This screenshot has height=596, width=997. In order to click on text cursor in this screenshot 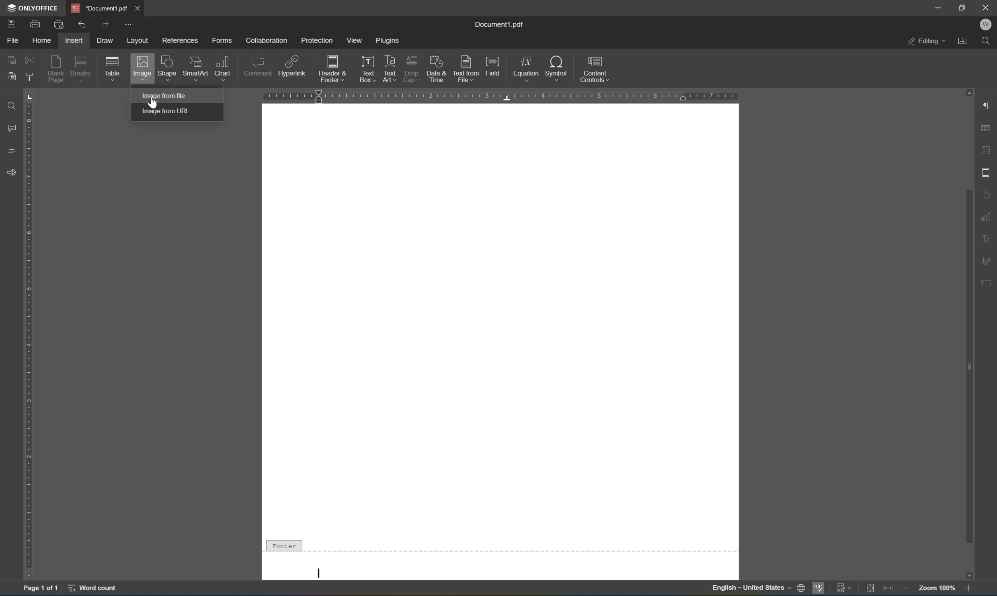, I will do `click(319, 570)`.